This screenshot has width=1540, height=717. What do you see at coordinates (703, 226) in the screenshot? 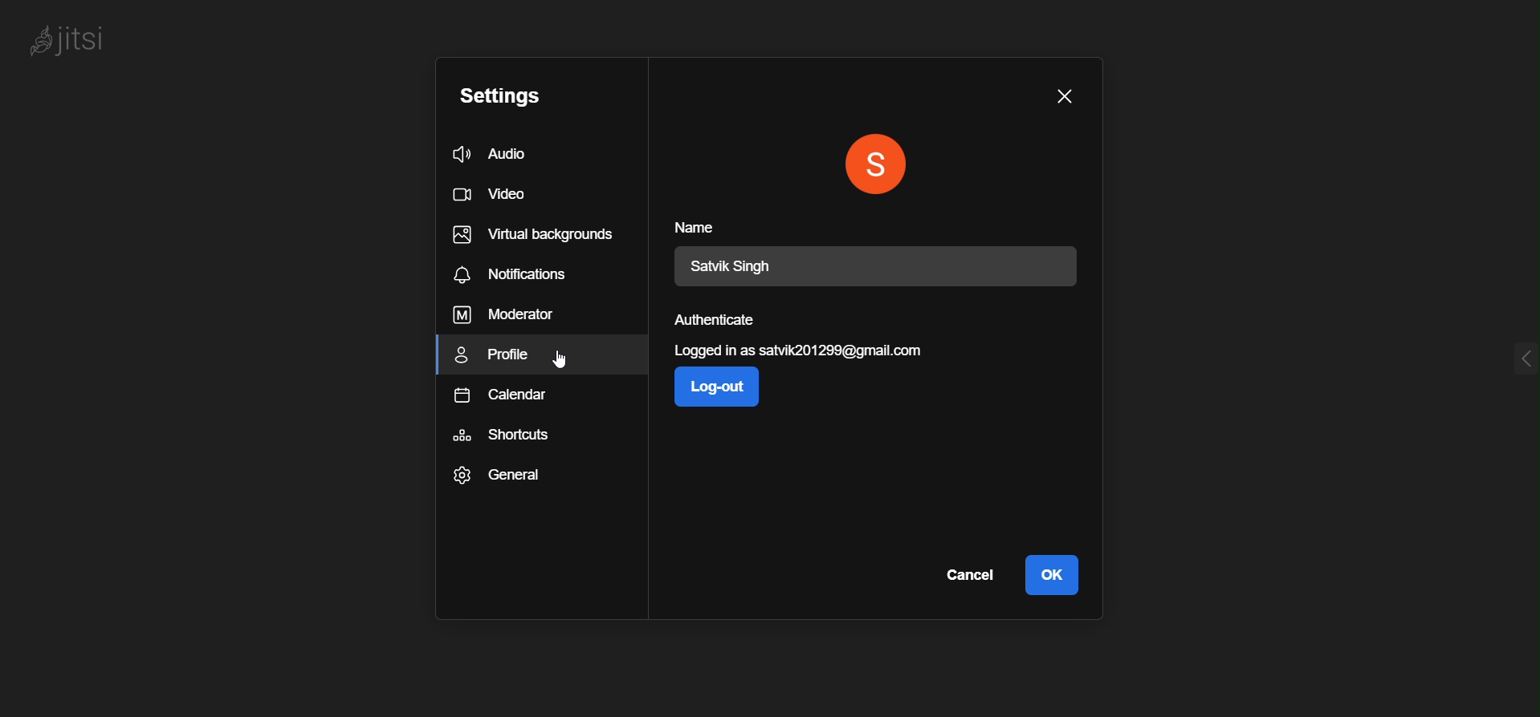
I see `name` at bounding box center [703, 226].